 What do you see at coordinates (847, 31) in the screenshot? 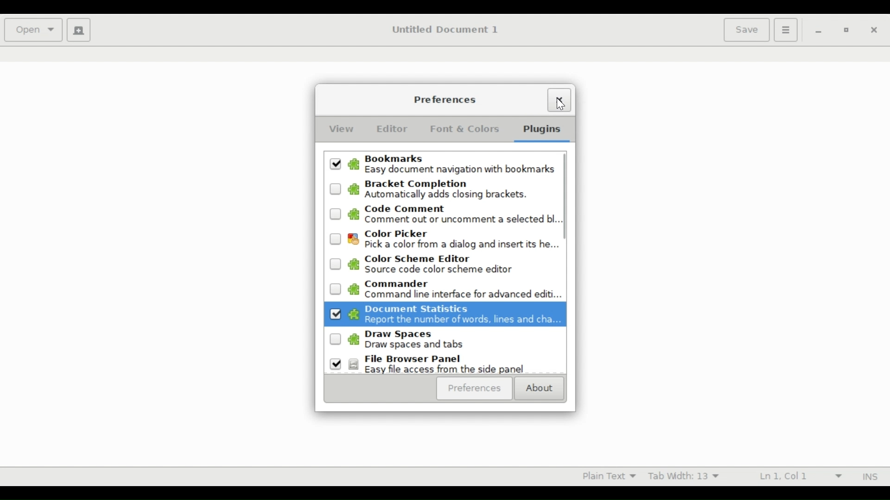
I see `Restore` at bounding box center [847, 31].